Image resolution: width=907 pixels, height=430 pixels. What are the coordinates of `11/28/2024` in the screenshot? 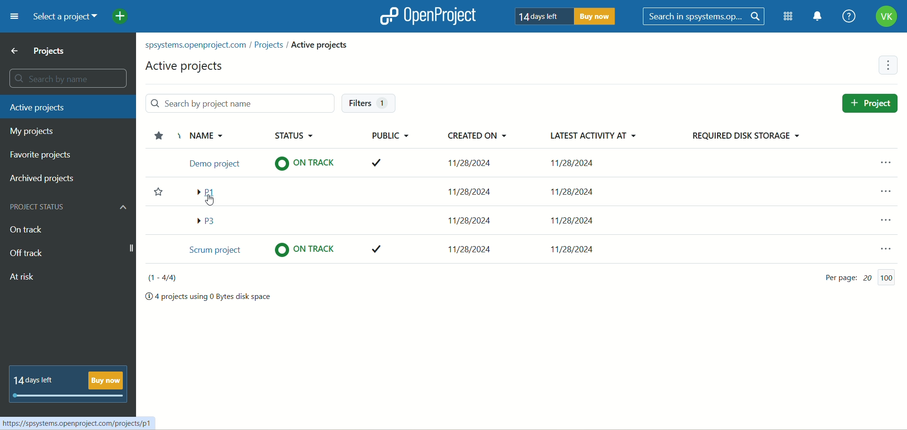 It's located at (576, 162).